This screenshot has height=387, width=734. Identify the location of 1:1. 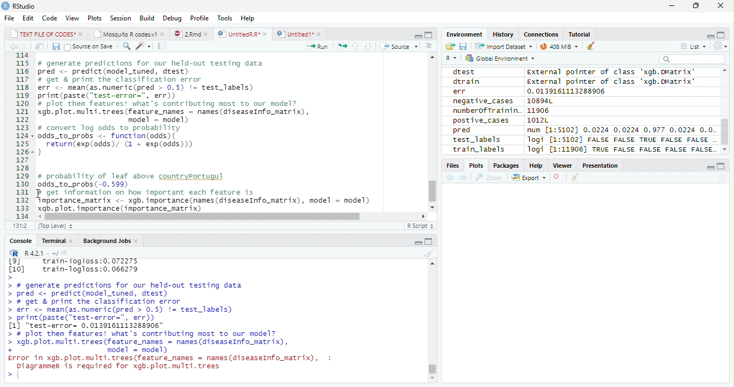
(20, 225).